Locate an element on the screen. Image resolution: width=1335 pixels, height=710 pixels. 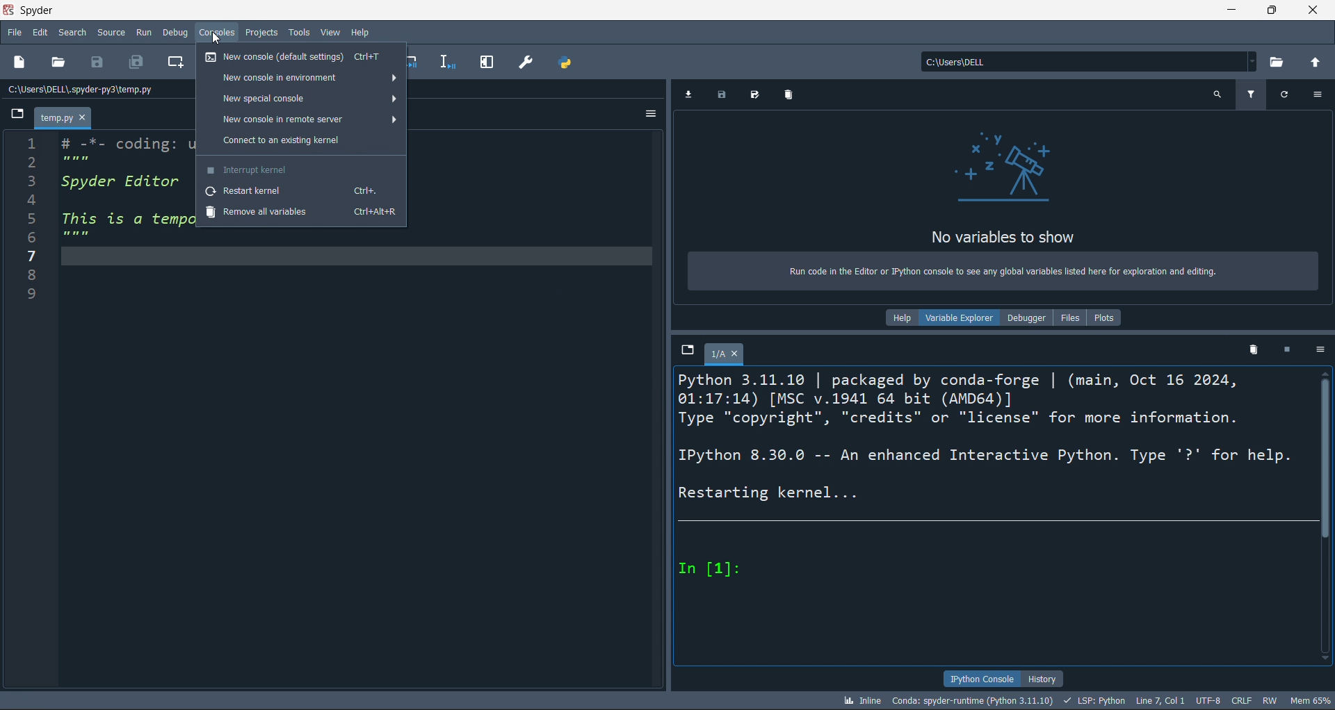
new file is located at coordinates (21, 63).